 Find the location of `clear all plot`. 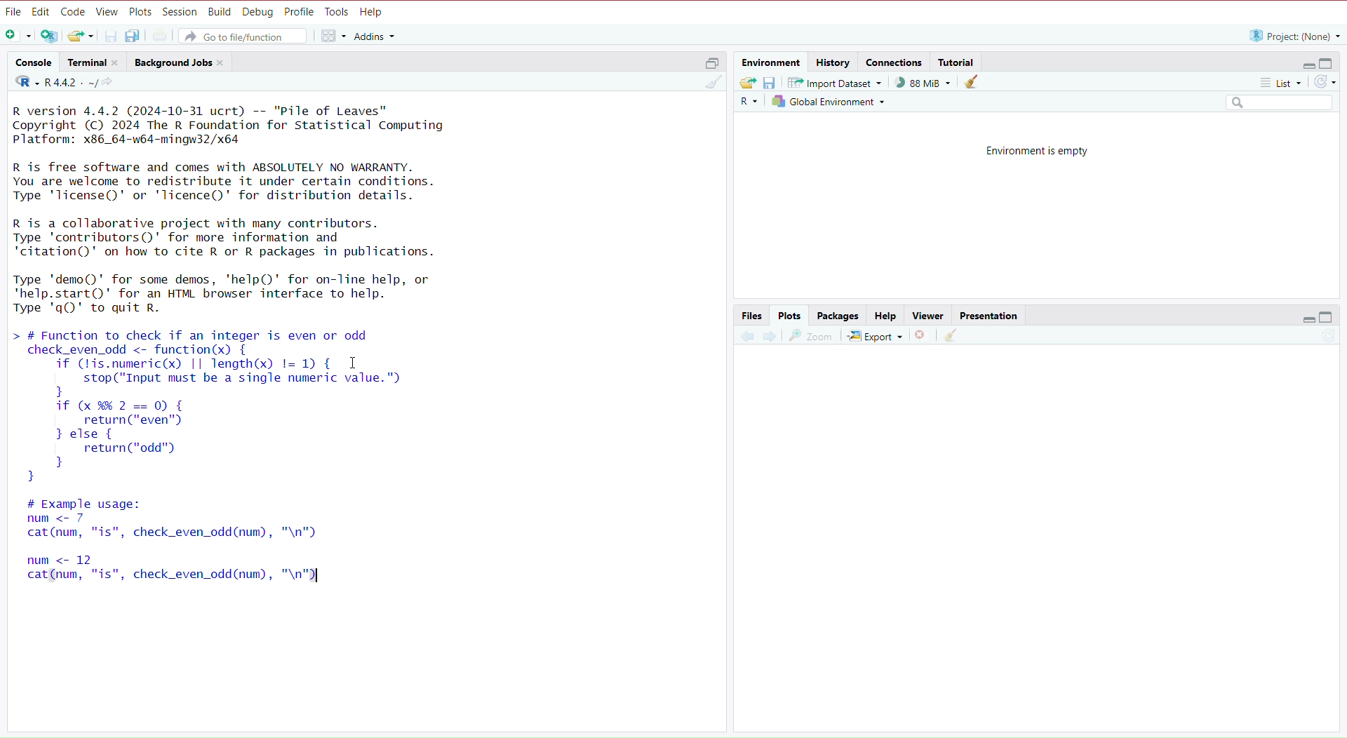

clear all plot is located at coordinates (953, 336).